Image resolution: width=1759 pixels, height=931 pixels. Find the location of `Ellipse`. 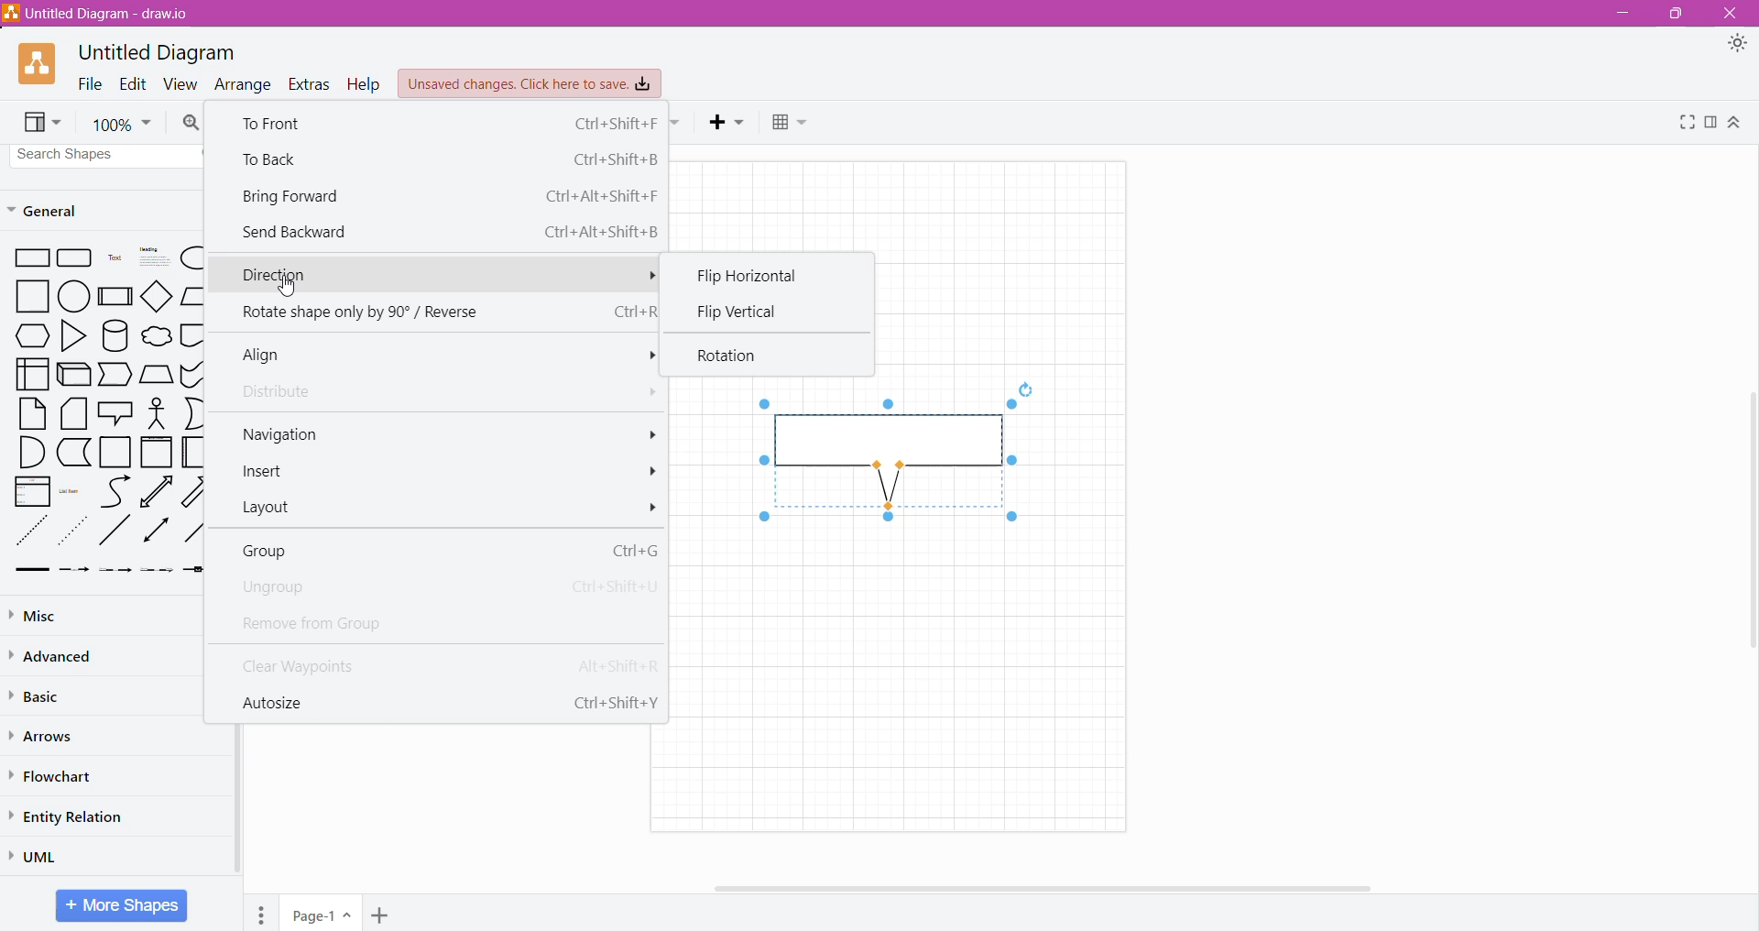

Ellipse is located at coordinates (191, 258).